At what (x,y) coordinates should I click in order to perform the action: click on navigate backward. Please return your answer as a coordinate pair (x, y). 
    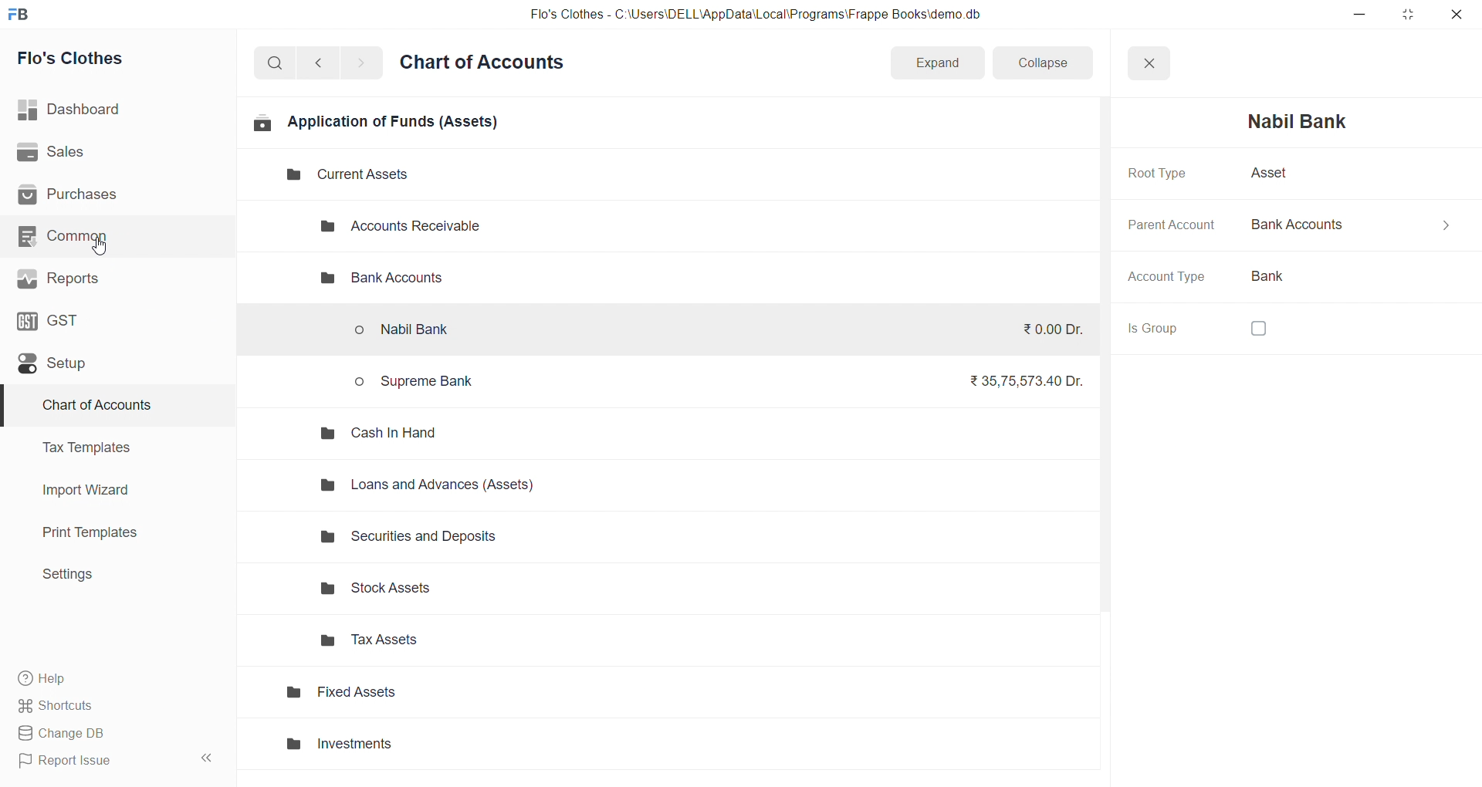
    Looking at the image, I should click on (325, 61).